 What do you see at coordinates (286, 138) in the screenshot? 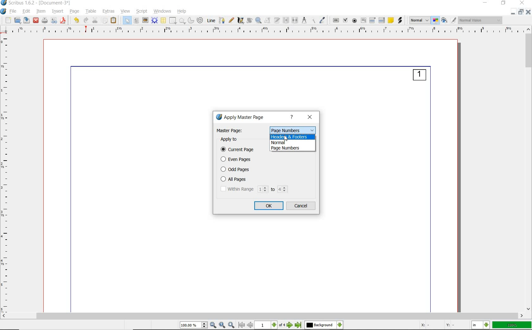
I see `Cursor` at bounding box center [286, 138].